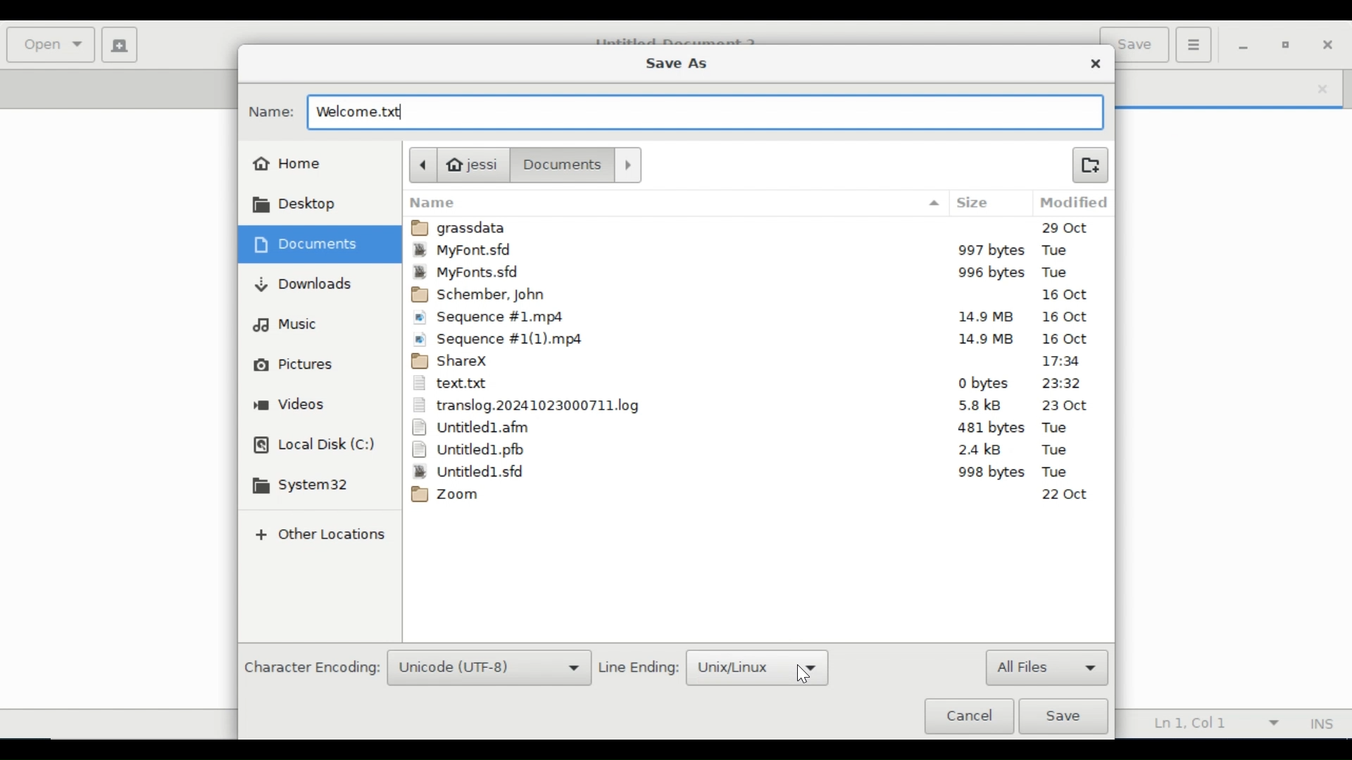  I want to click on Untitled1.pfb 2.4kB Tue, so click(754, 450).